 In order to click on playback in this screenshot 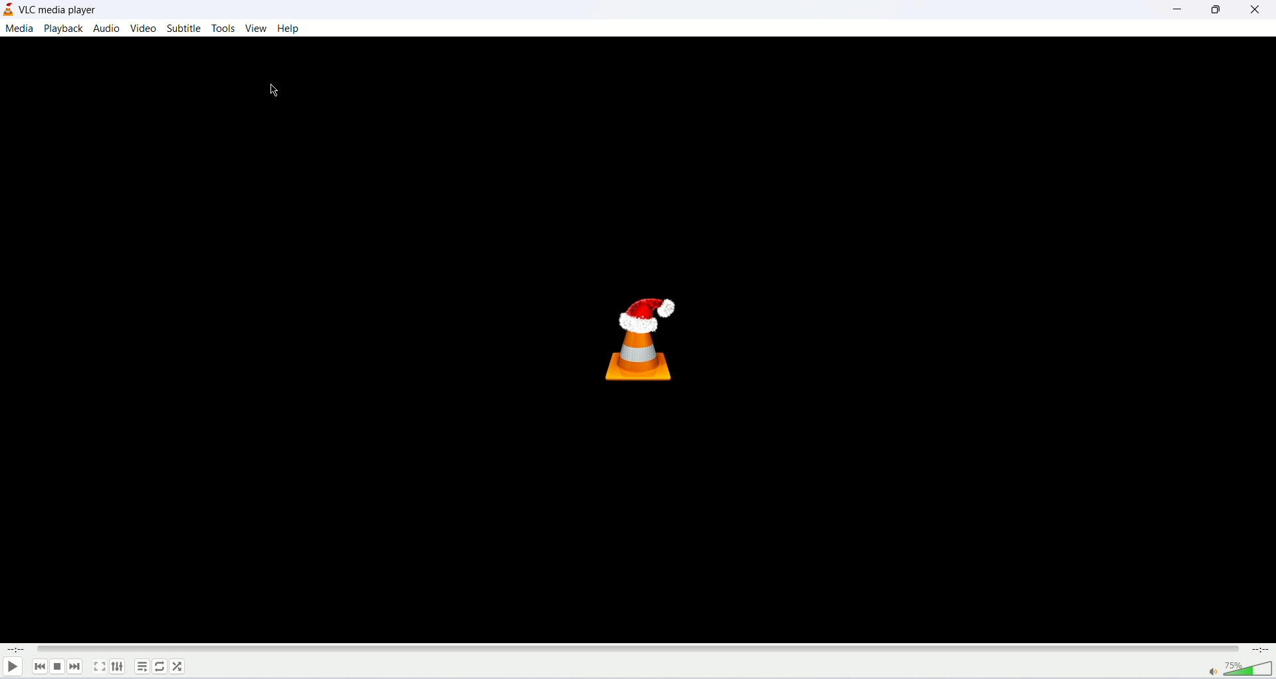, I will do `click(62, 29)`.